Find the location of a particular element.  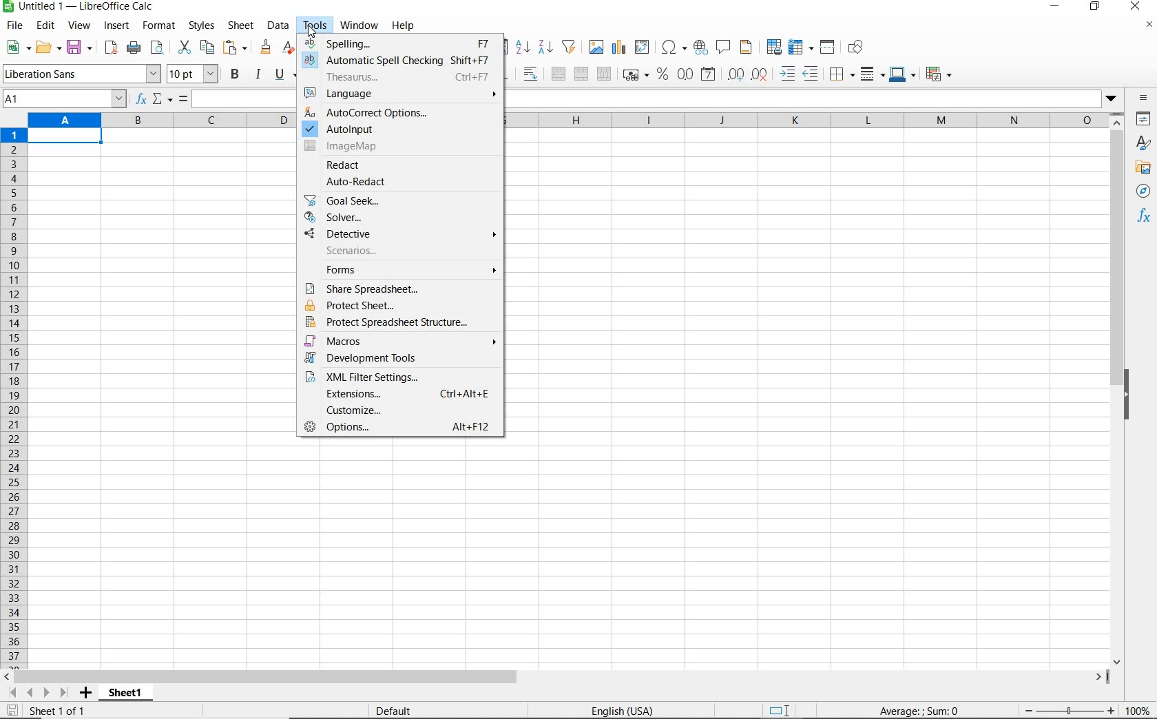

format is located at coordinates (159, 27).